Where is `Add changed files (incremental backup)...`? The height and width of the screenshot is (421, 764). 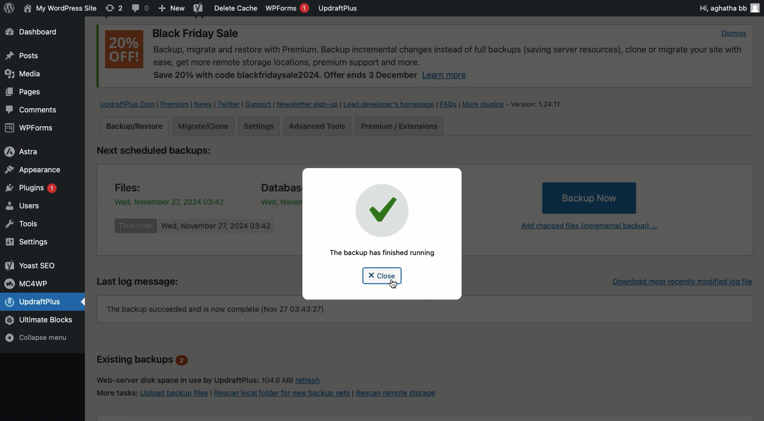
Add changed files (incremental backup)... is located at coordinates (587, 227).